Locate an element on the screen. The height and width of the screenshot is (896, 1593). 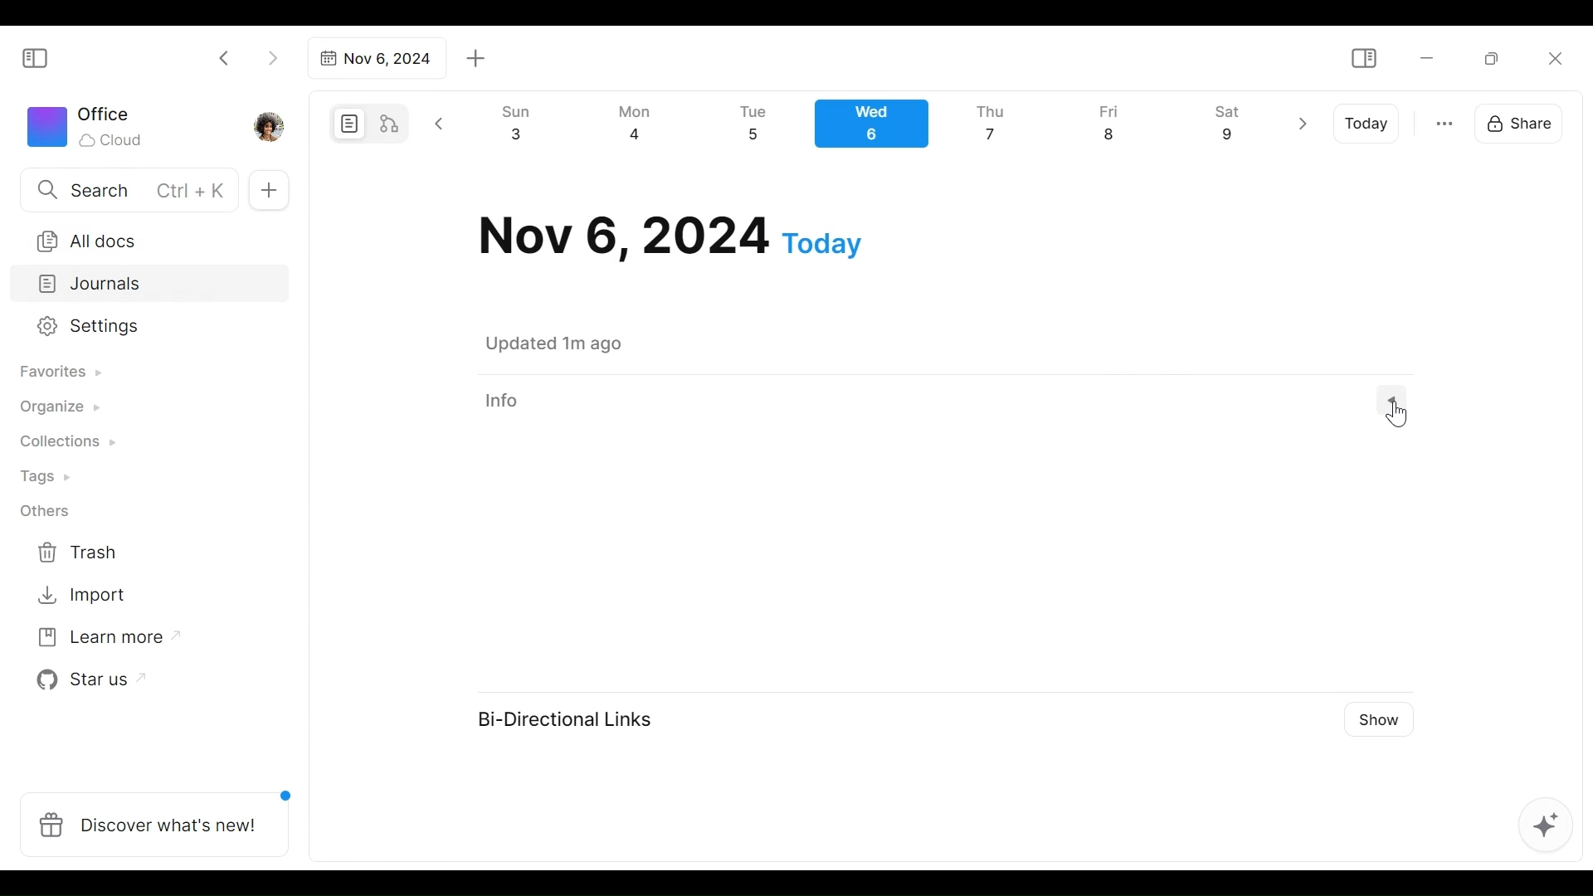
Workspace icon is located at coordinates (88, 124).